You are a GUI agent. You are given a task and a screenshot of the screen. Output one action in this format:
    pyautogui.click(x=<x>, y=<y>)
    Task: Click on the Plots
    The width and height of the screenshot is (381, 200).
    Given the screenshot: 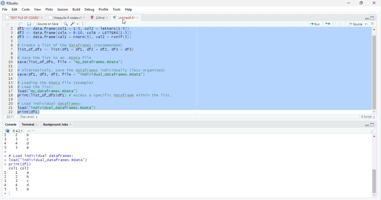 What is the action you would take?
    pyautogui.click(x=49, y=9)
    